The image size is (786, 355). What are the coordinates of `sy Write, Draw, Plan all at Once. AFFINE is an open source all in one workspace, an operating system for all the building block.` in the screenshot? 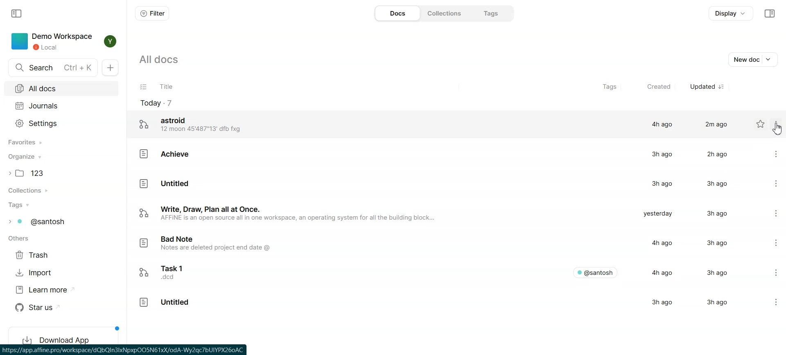 It's located at (288, 215).